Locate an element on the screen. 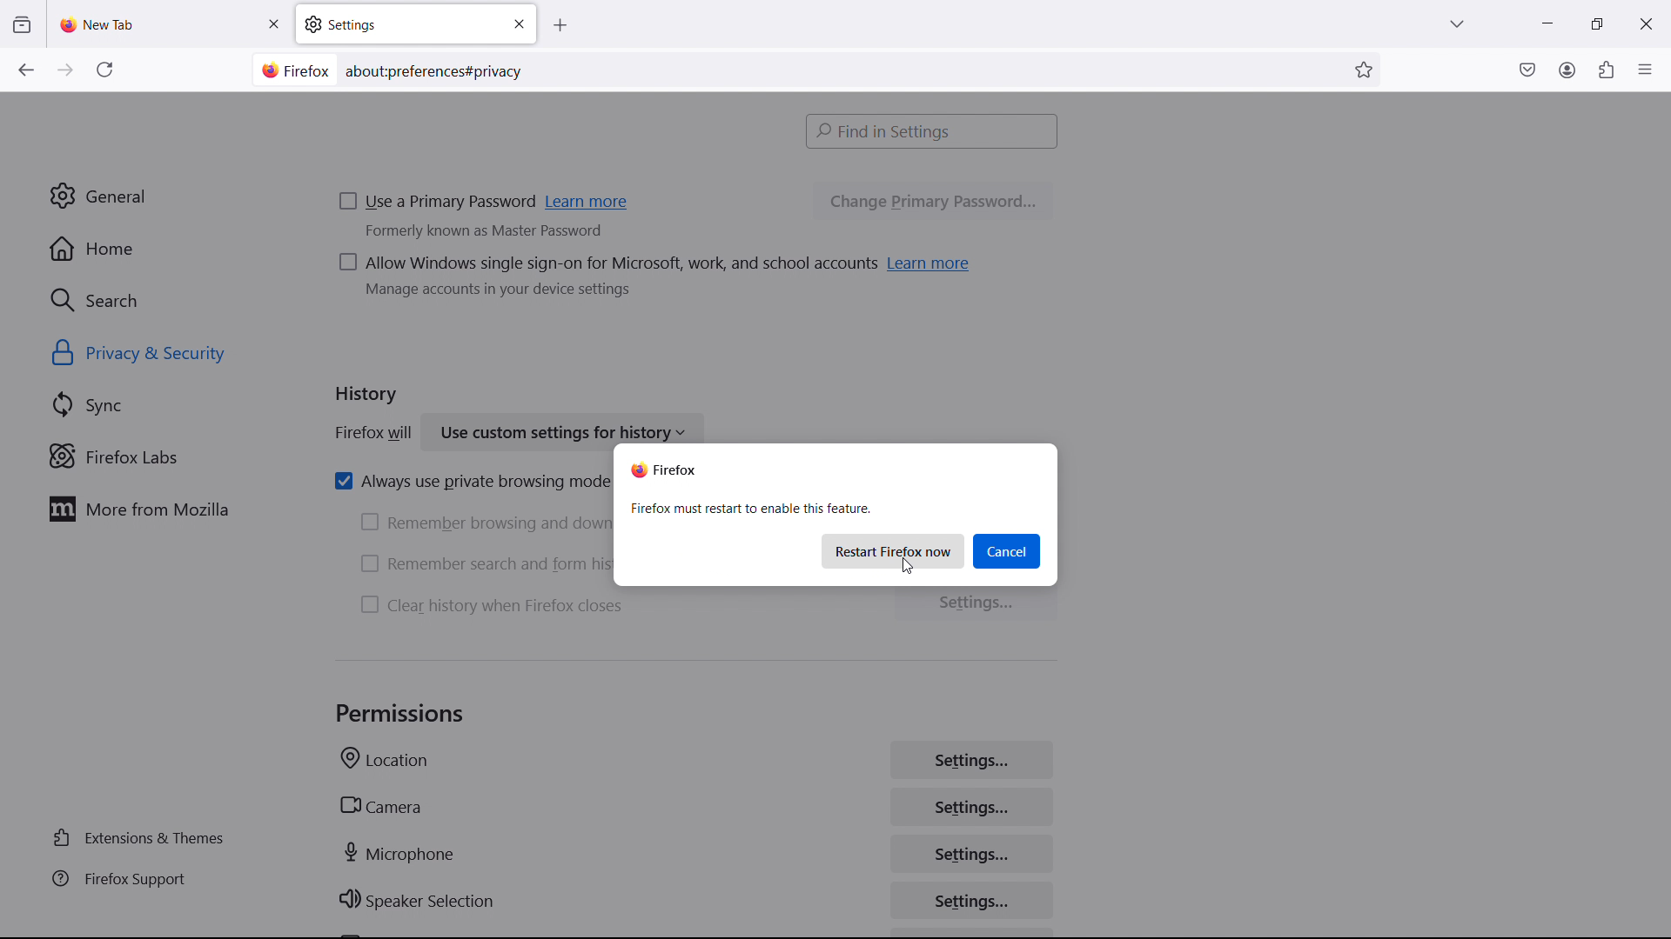 The width and height of the screenshot is (1671, 939). bookmarks is located at coordinates (1366, 69).